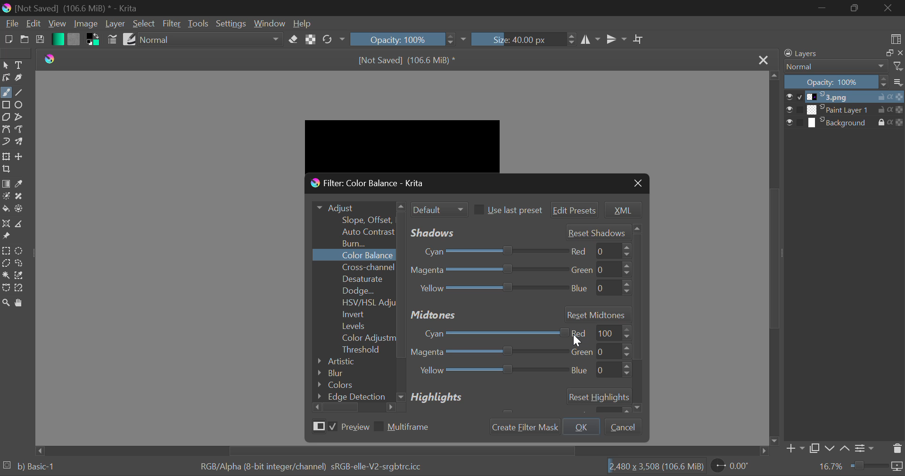 This screenshot has width=905, height=476. I want to click on Desaturate, so click(353, 279).